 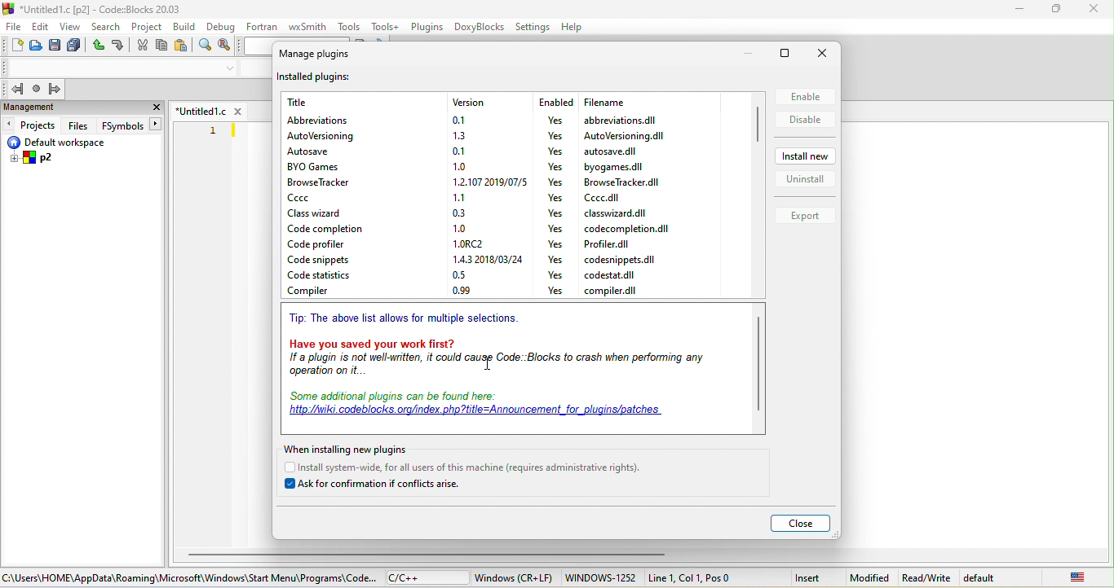 What do you see at coordinates (556, 181) in the screenshot?
I see `yes` at bounding box center [556, 181].